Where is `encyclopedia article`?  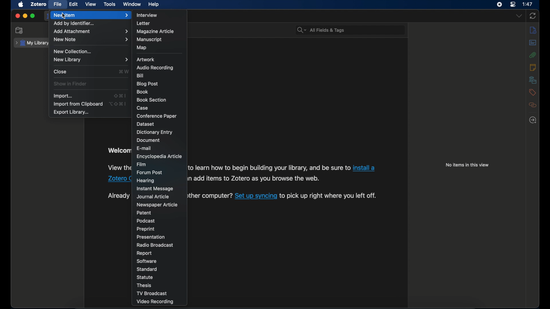
encyclopedia article is located at coordinates (158, 156).